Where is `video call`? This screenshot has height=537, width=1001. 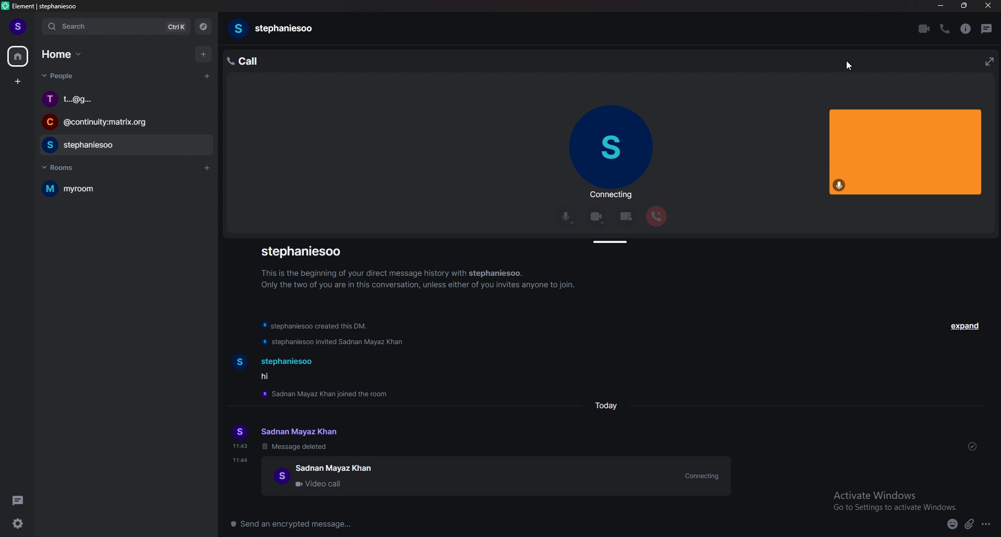
video call is located at coordinates (925, 29).